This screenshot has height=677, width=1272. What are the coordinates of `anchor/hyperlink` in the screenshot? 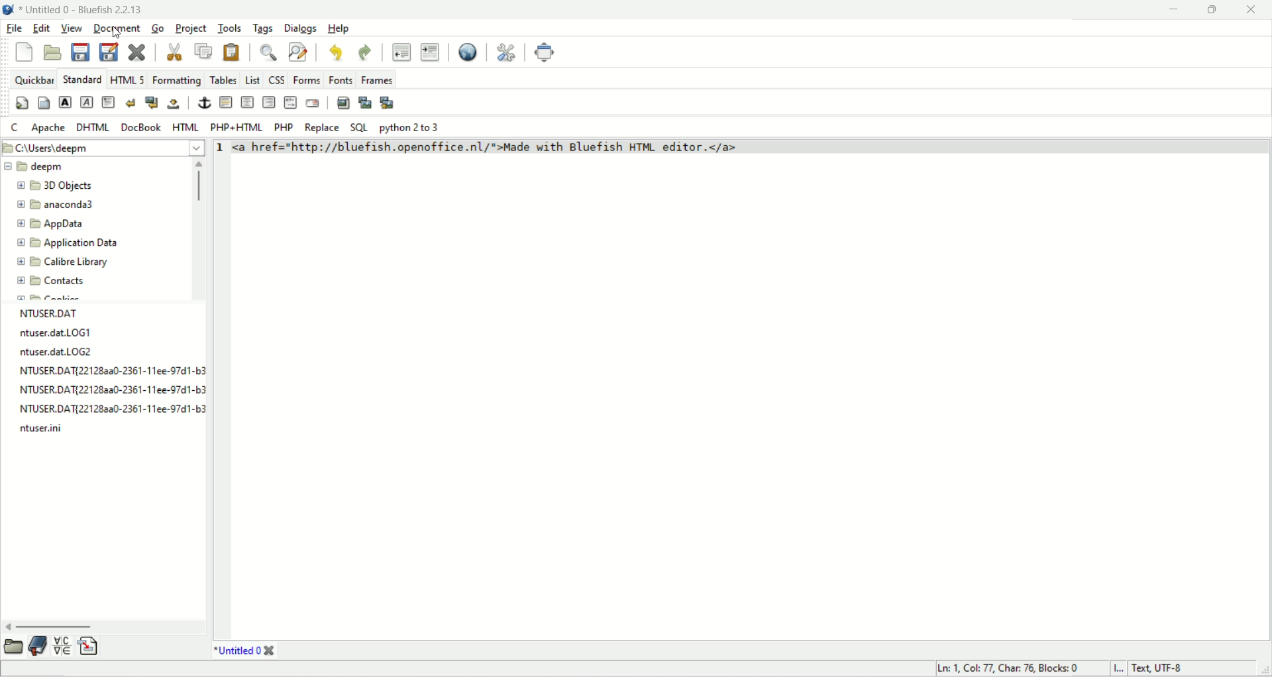 It's located at (207, 103).